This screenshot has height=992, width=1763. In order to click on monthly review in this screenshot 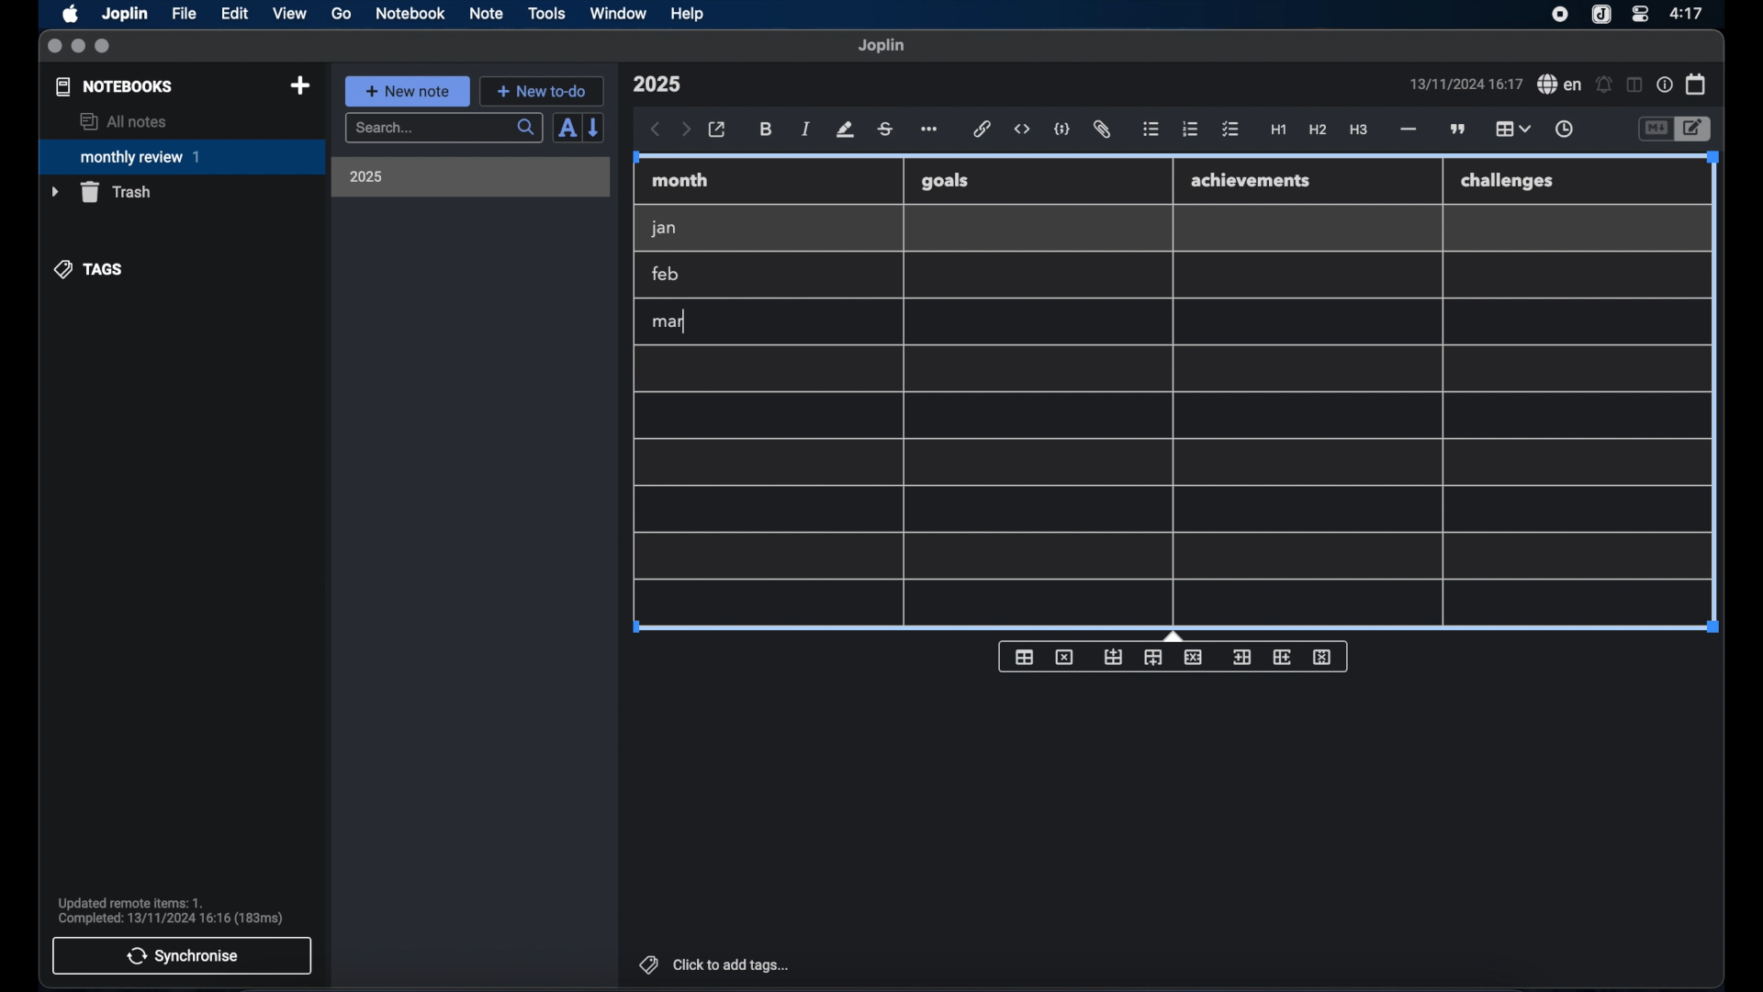, I will do `click(182, 155)`.